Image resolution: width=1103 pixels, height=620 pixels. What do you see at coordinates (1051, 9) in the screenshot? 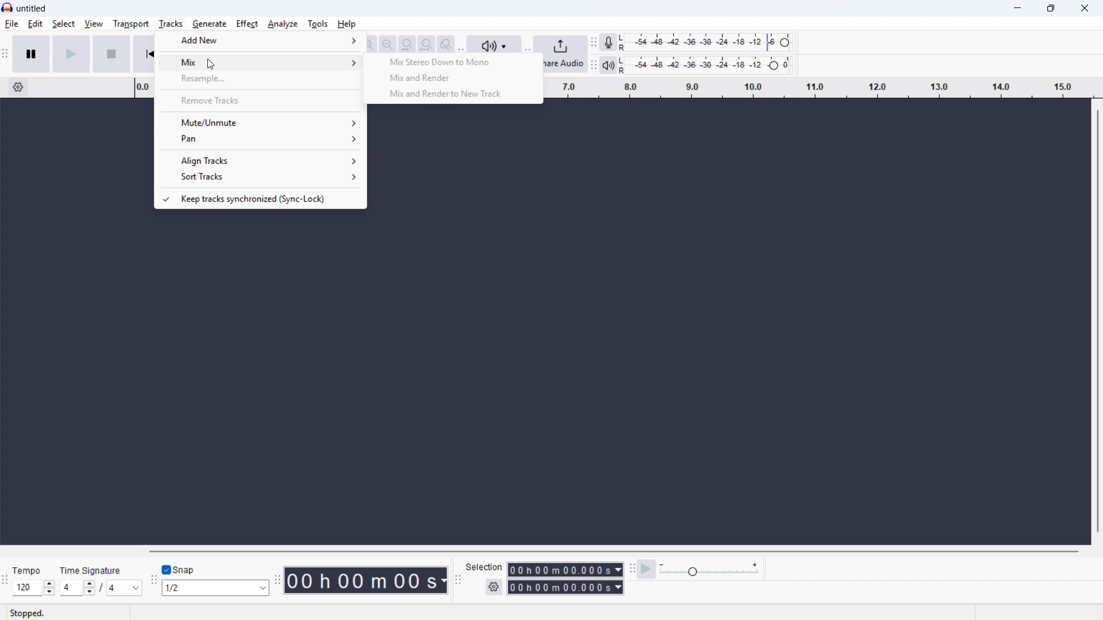
I see `maximise ` at bounding box center [1051, 9].